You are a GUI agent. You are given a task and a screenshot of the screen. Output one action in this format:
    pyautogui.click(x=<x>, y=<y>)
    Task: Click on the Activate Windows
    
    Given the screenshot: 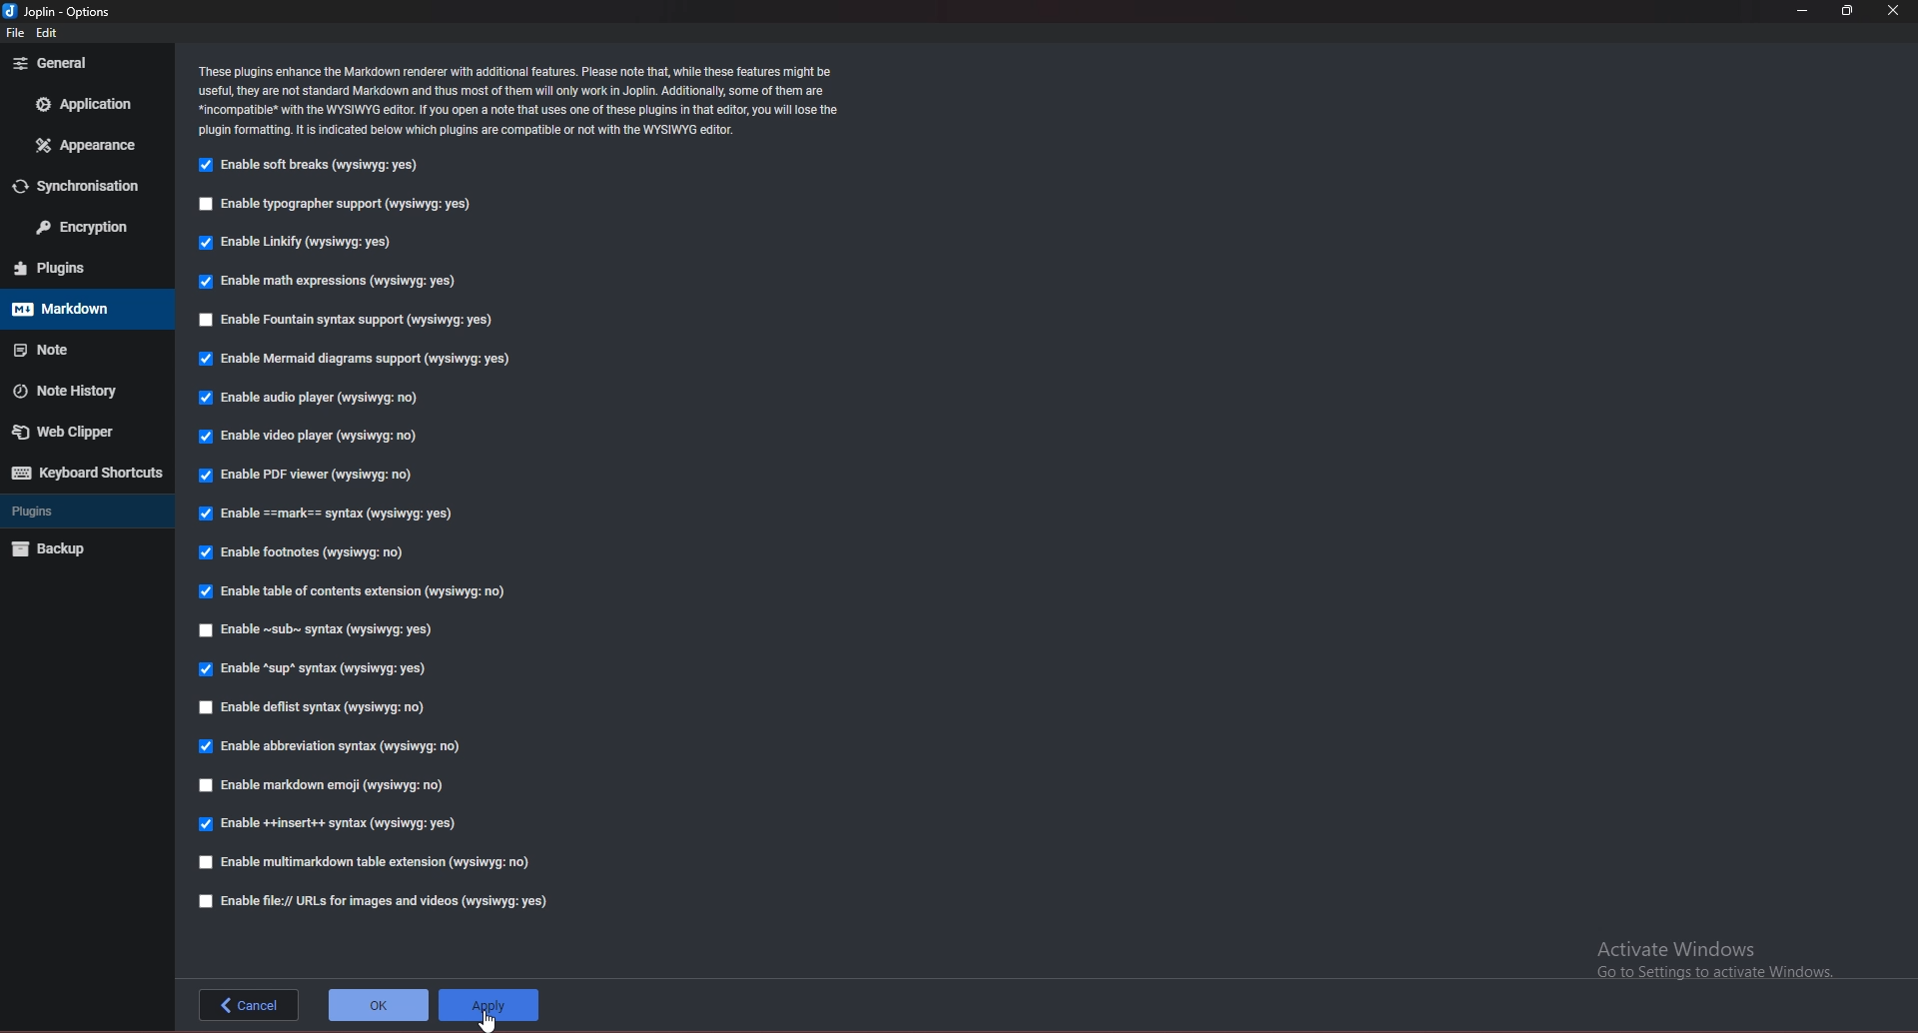 What is the action you would take?
    pyautogui.click(x=1712, y=955)
    